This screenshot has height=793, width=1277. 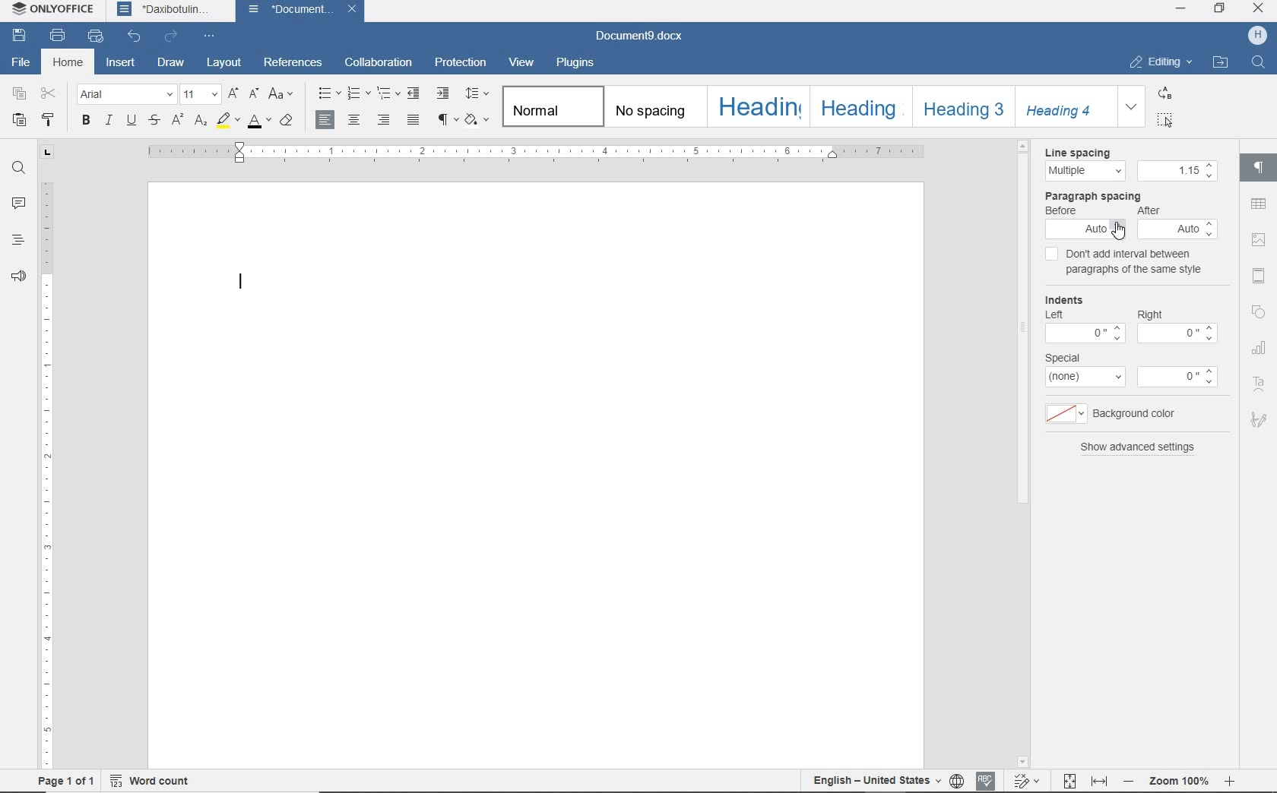 What do you see at coordinates (65, 781) in the screenshot?
I see `page 1 of 1` at bounding box center [65, 781].